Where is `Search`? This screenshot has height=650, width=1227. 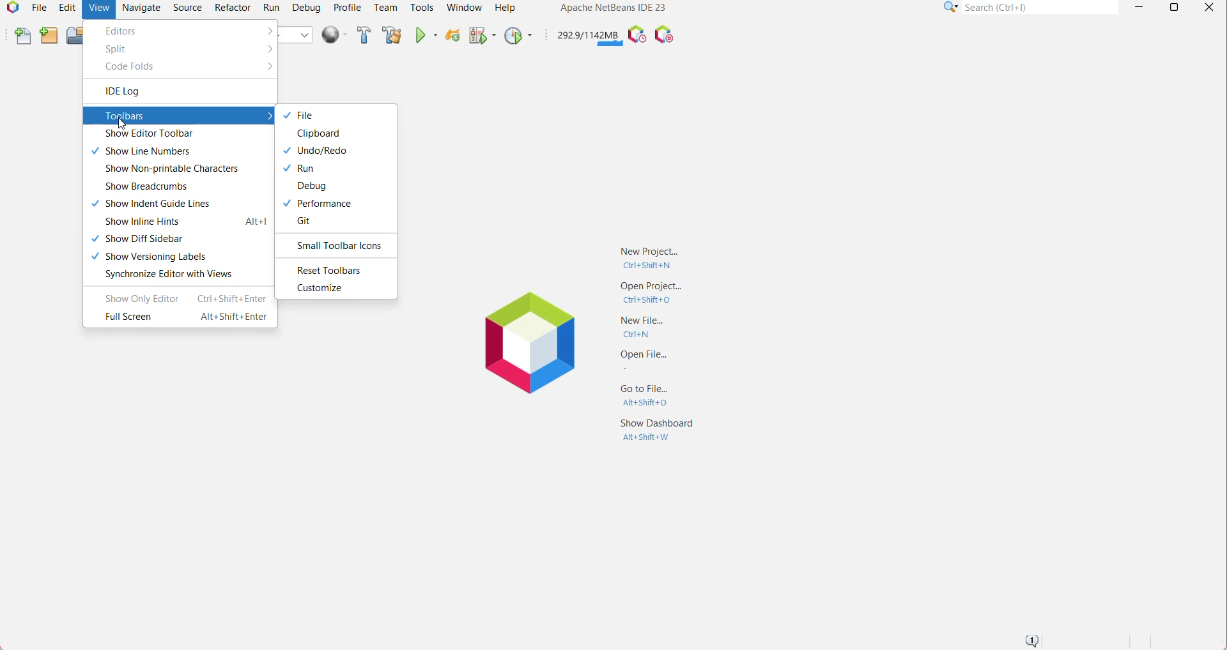 Search is located at coordinates (1041, 7).